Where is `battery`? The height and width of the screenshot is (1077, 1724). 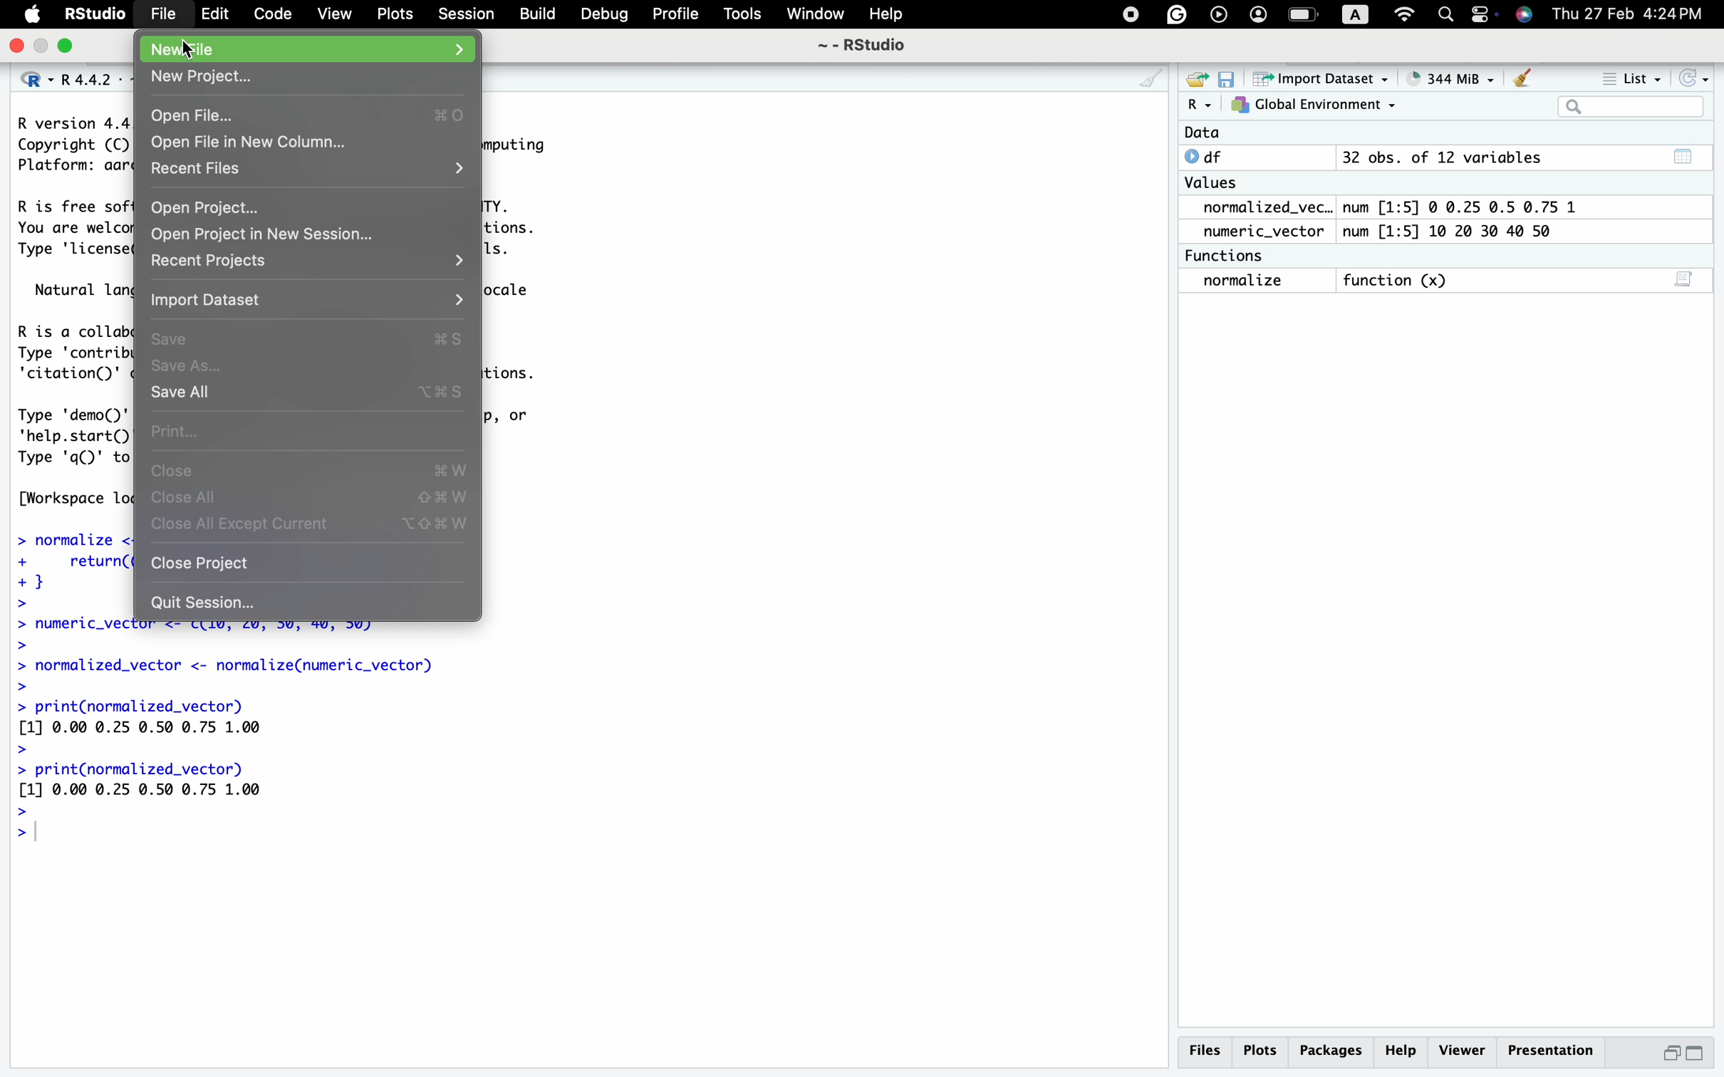 battery is located at coordinates (1305, 13).